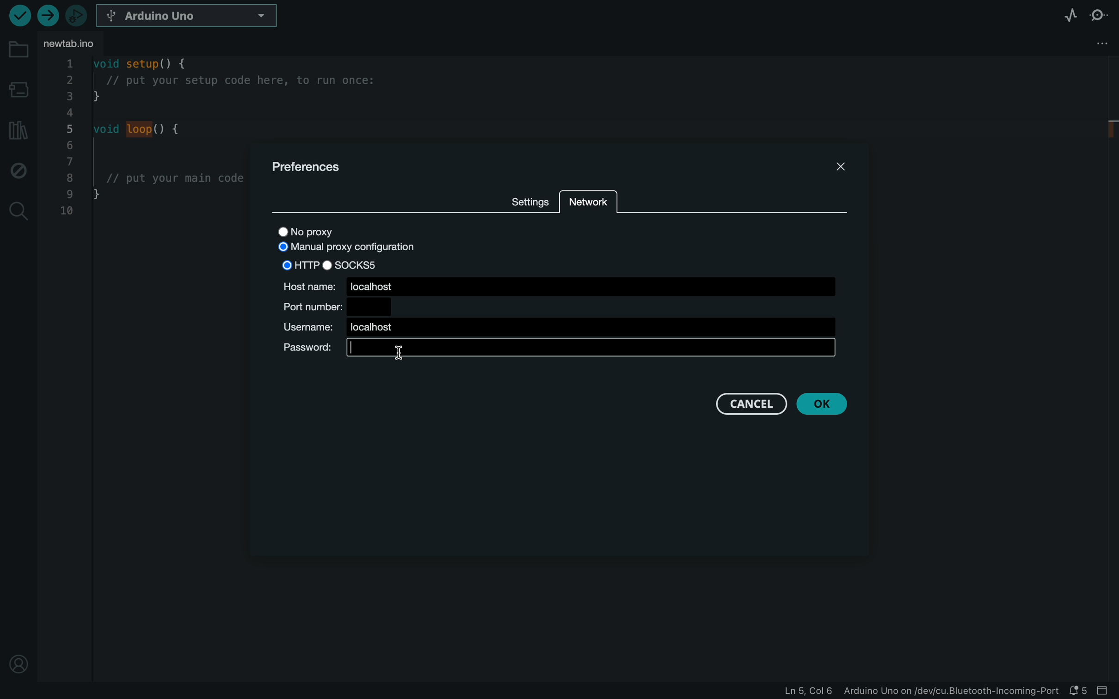 This screenshot has height=699, width=1119. I want to click on port number, so click(334, 305).